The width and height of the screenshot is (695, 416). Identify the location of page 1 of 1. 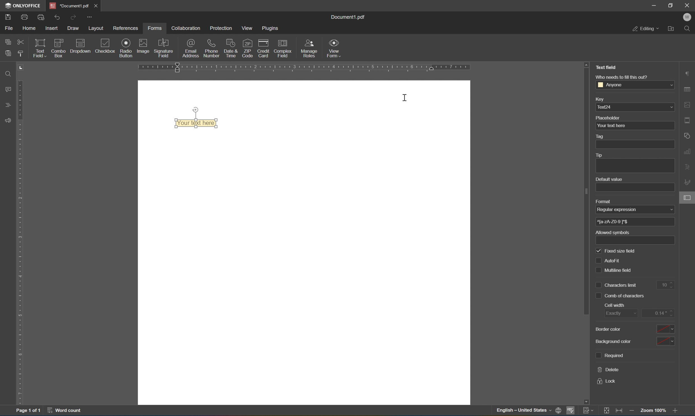
(27, 411).